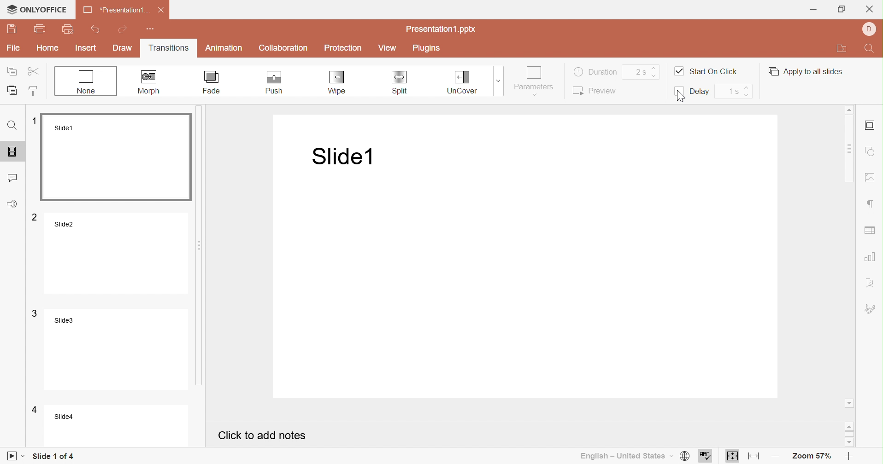 The width and height of the screenshot is (883, 464). Describe the element at coordinates (872, 309) in the screenshot. I see `Signature` at that location.